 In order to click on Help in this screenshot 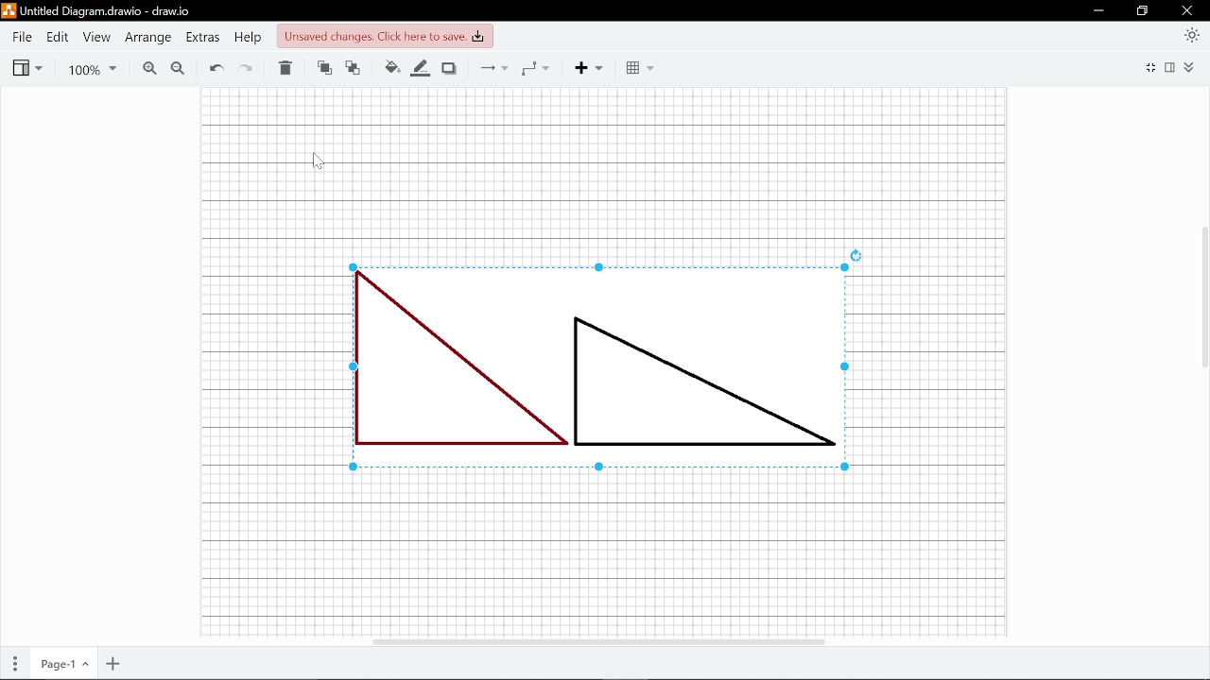, I will do `click(249, 39)`.